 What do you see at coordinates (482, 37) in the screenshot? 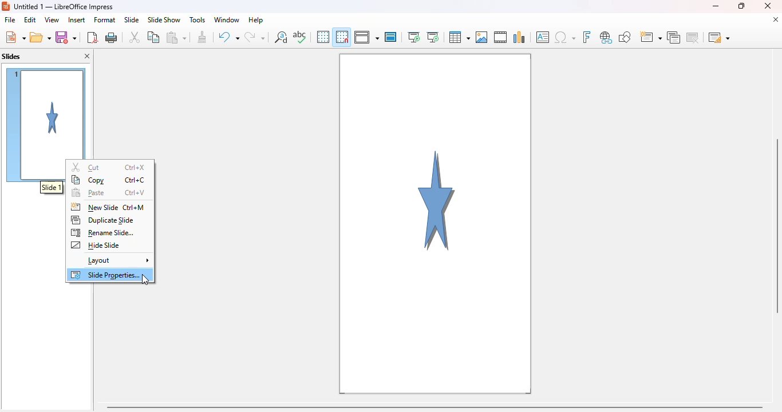
I see `insert image` at bounding box center [482, 37].